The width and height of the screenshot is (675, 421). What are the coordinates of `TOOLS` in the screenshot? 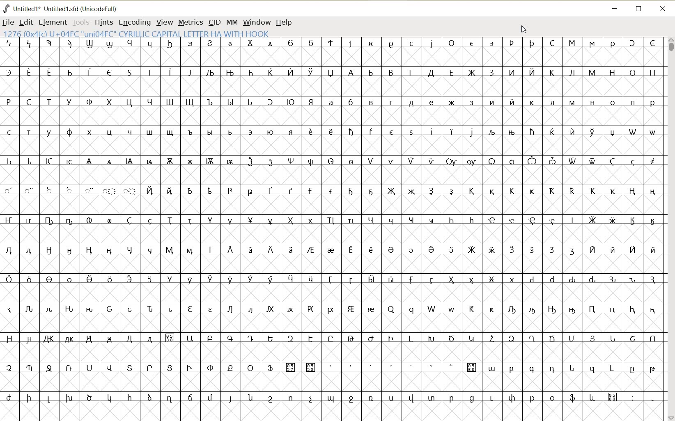 It's located at (81, 22).